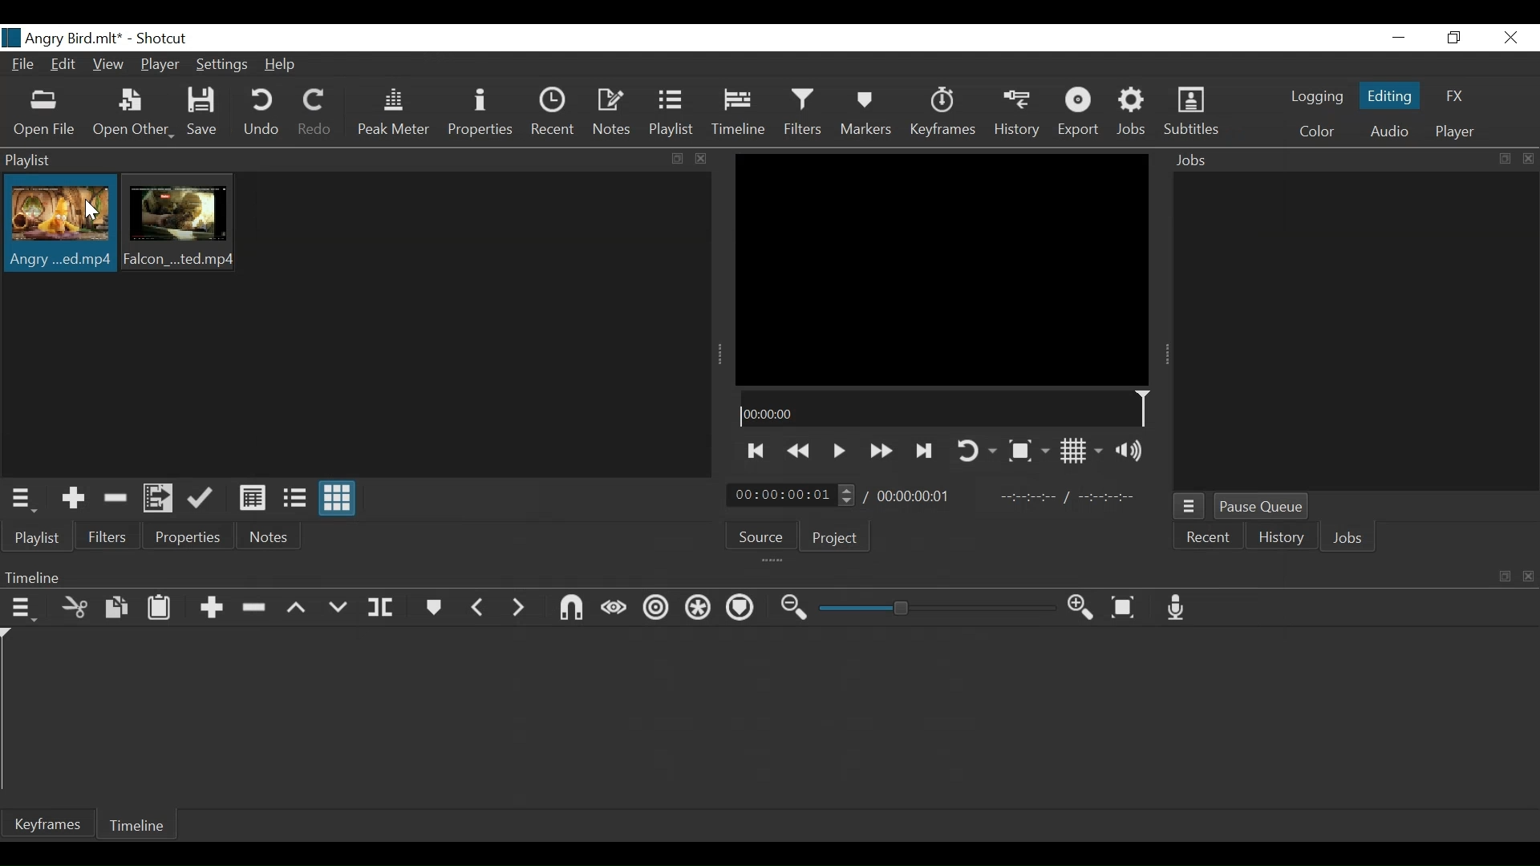  I want to click on Scrub while dragging, so click(614, 611).